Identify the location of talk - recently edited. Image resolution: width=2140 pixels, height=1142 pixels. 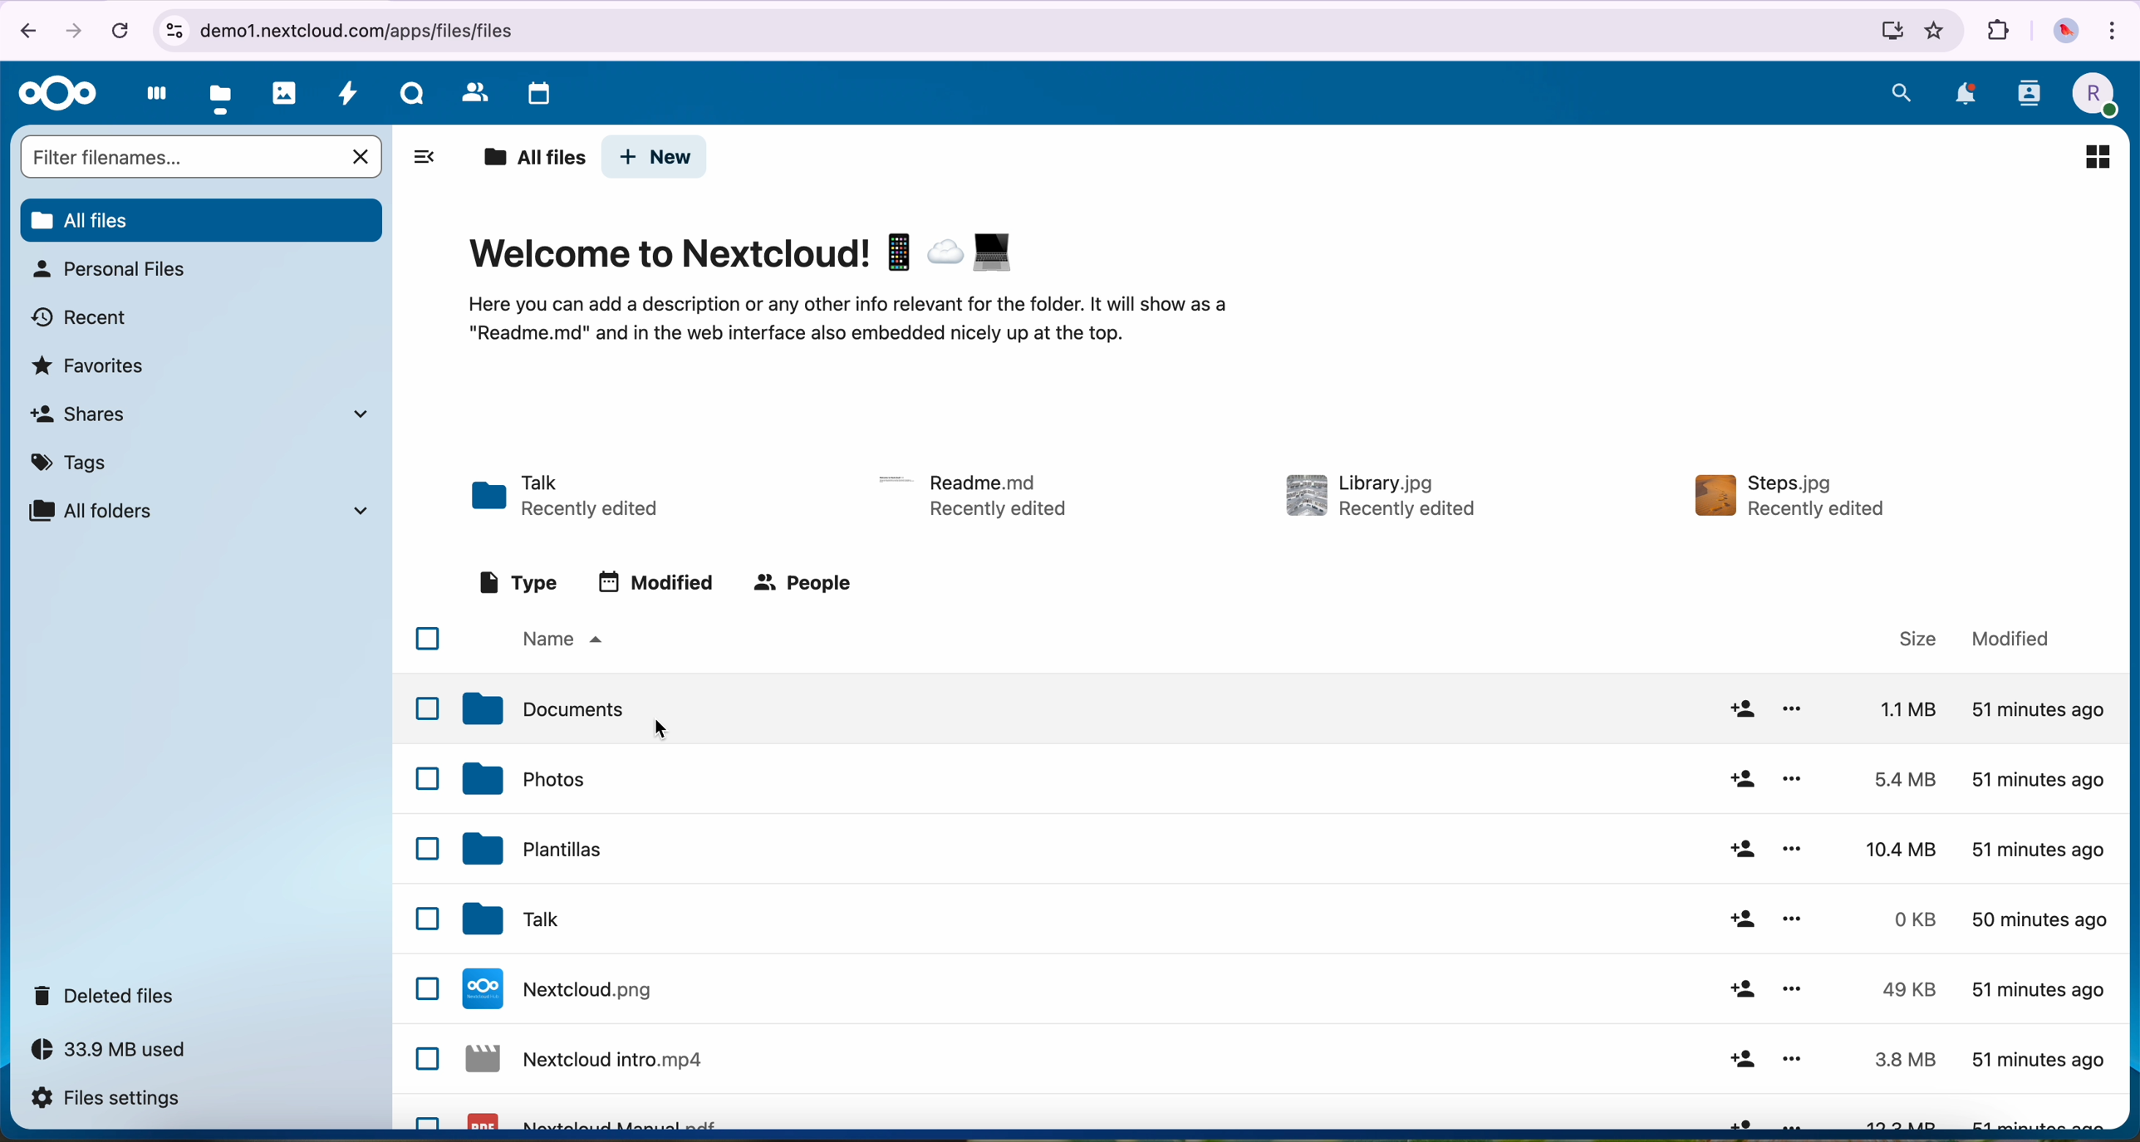
(563, 493).